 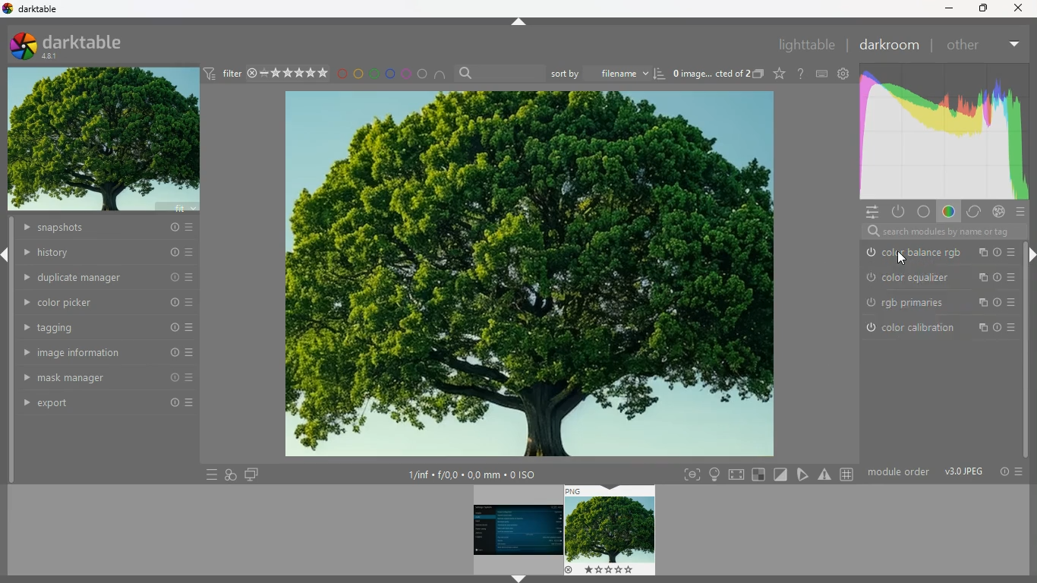 What do you see at coordinates (424, 74) in the screenshot?
I see `circle` at bounding box center [424, 74].